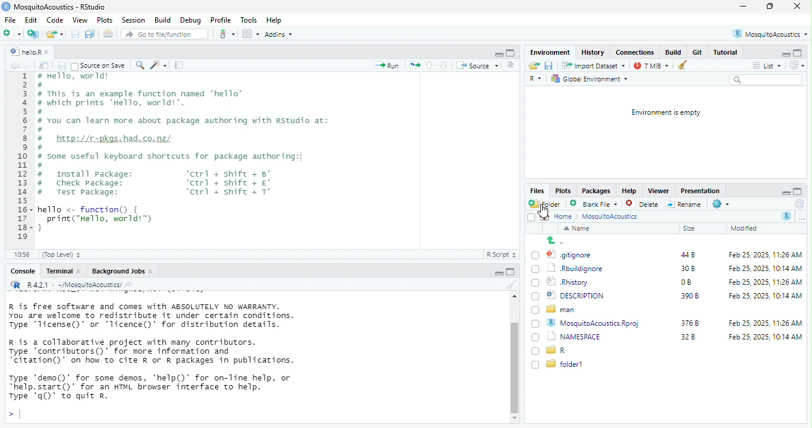 The height and width of the screenshot is (428, 812). Describe the element at coordinates (569, 366) in the screenshot. I see `folder1` at that location.